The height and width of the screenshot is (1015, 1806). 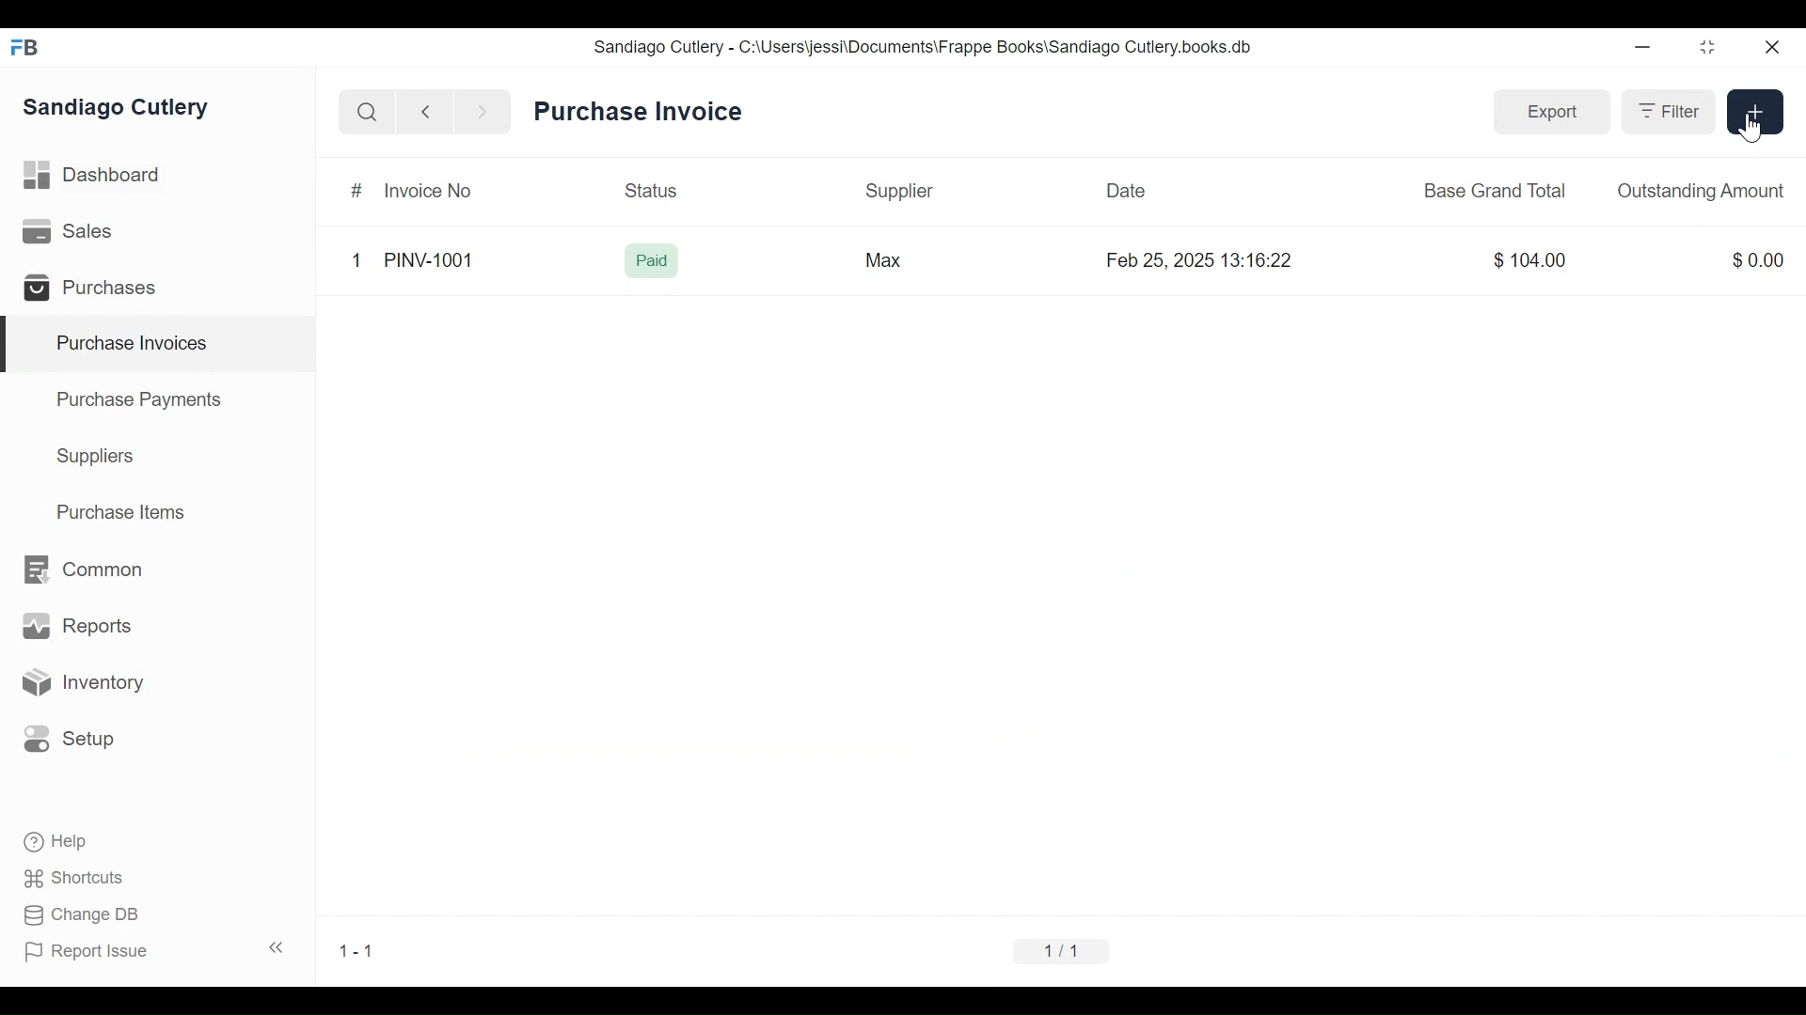 What do you see at coordinates (119, 109) in the screenshot?
I see `Sandiago Cutlery` at bounding box center [119, 109].